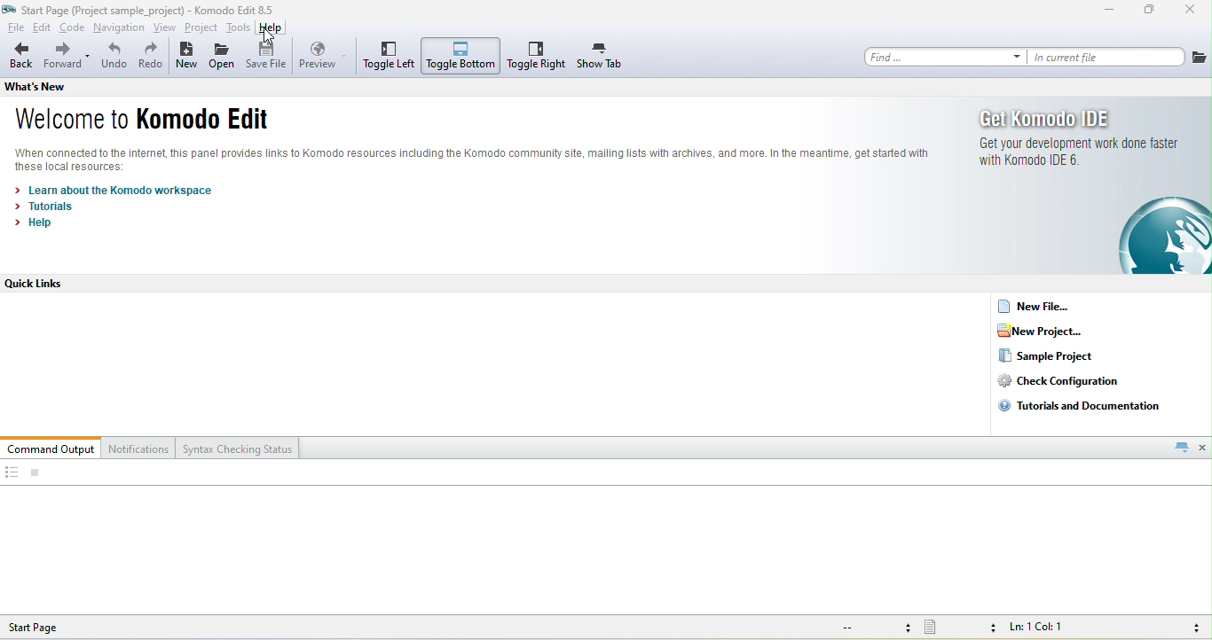  What do you see at coordinates (601, 57) in the screenshot?
I see `show tab` at bounding box center [601, 57].